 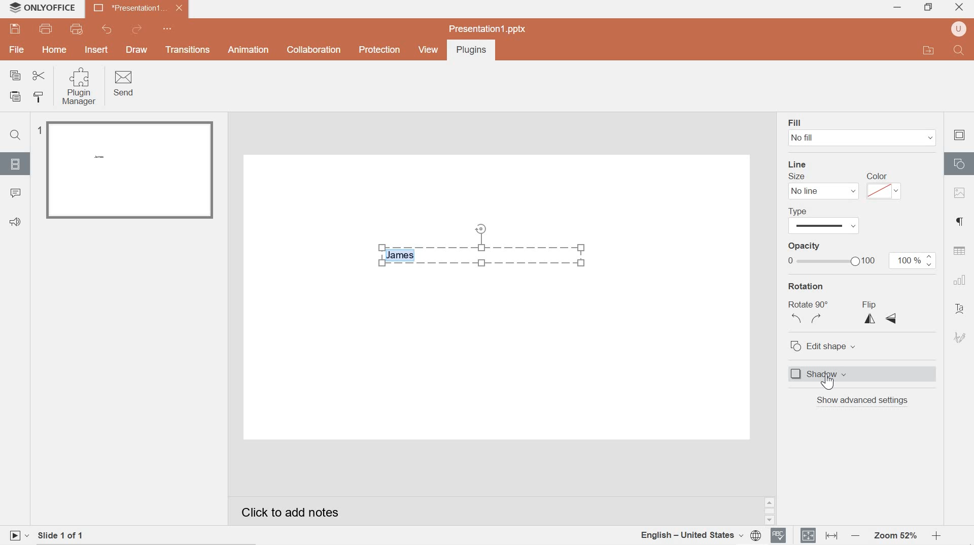 What do you see at coordinates (769, 512) in the screenshot?
I see `scrollbar` at bounding box center [769, 512].